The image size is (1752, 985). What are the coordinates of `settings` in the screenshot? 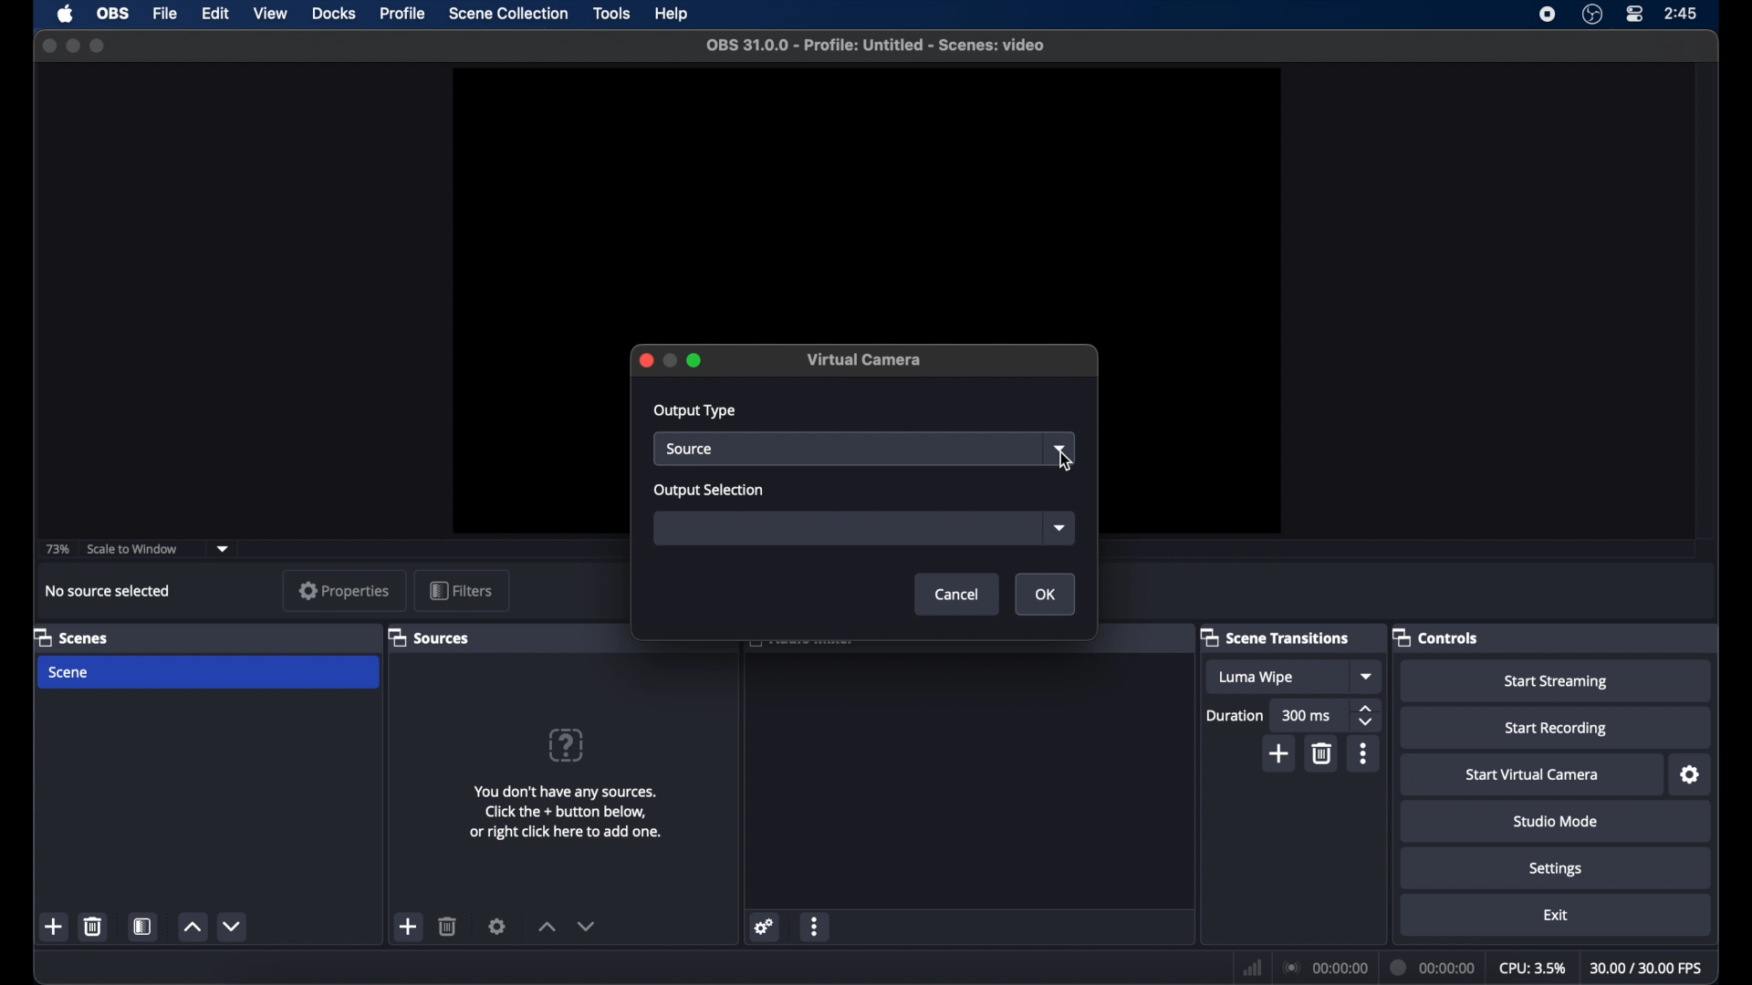 It's located at (498, 925).